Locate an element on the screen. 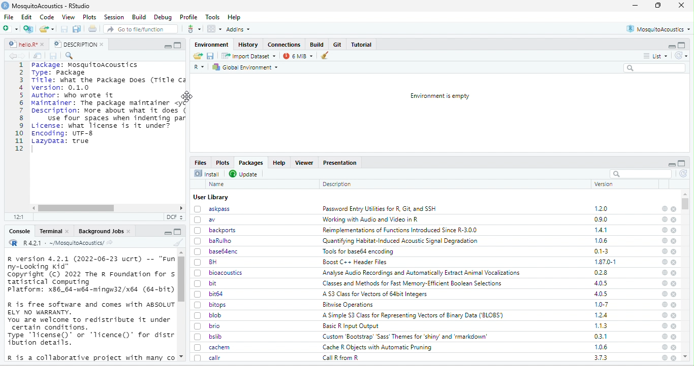  List is located at coordinates (656, 55).